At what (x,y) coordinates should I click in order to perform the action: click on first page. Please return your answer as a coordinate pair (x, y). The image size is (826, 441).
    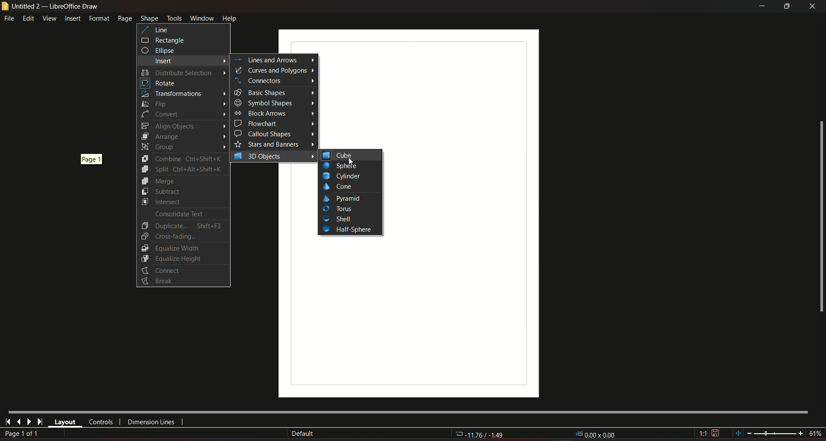
    Looking at the image, I should click on (8, 421).